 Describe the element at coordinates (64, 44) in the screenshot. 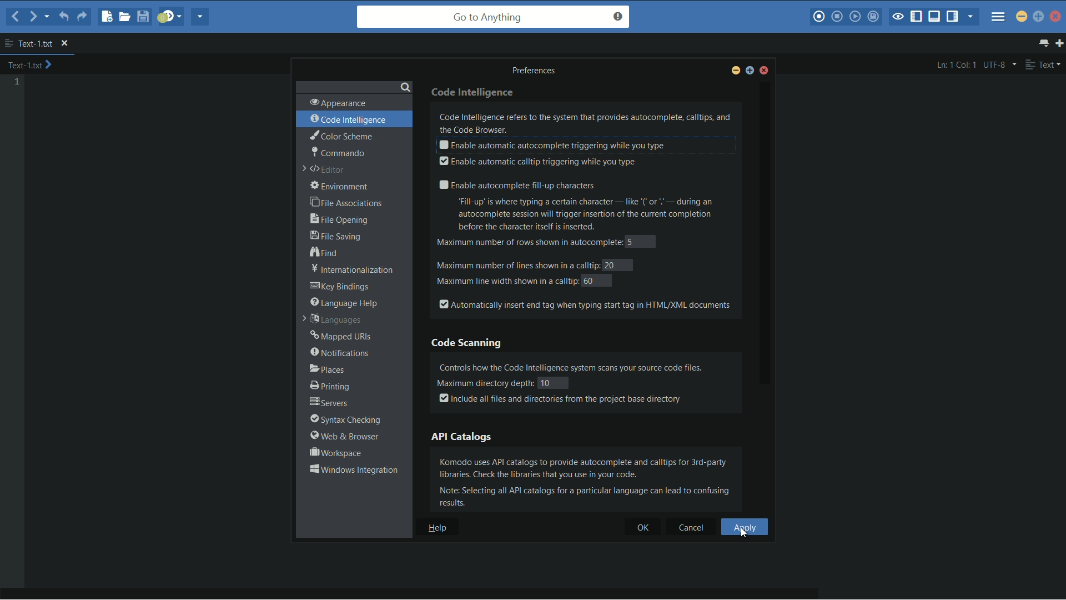

I see `close file` at that location.